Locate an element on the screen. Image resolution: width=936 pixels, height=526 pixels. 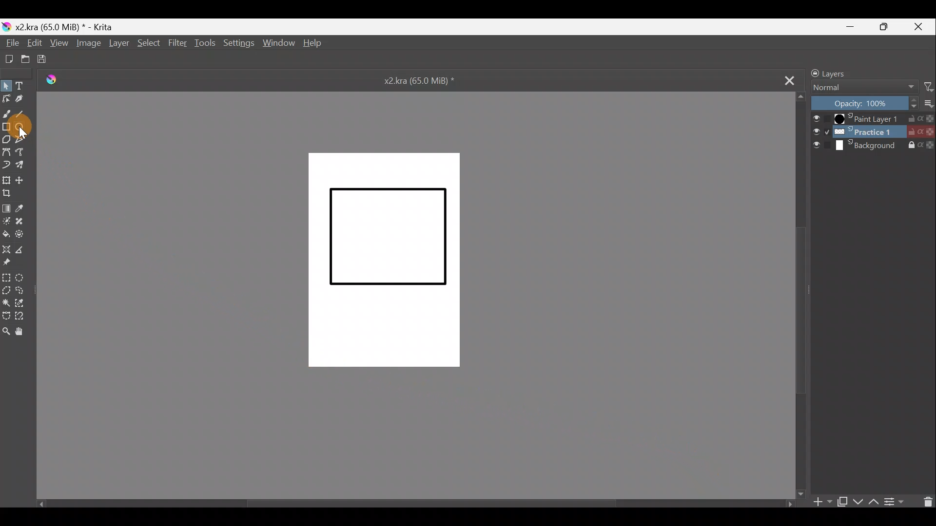
Tools is located at coordinates (207, 44).